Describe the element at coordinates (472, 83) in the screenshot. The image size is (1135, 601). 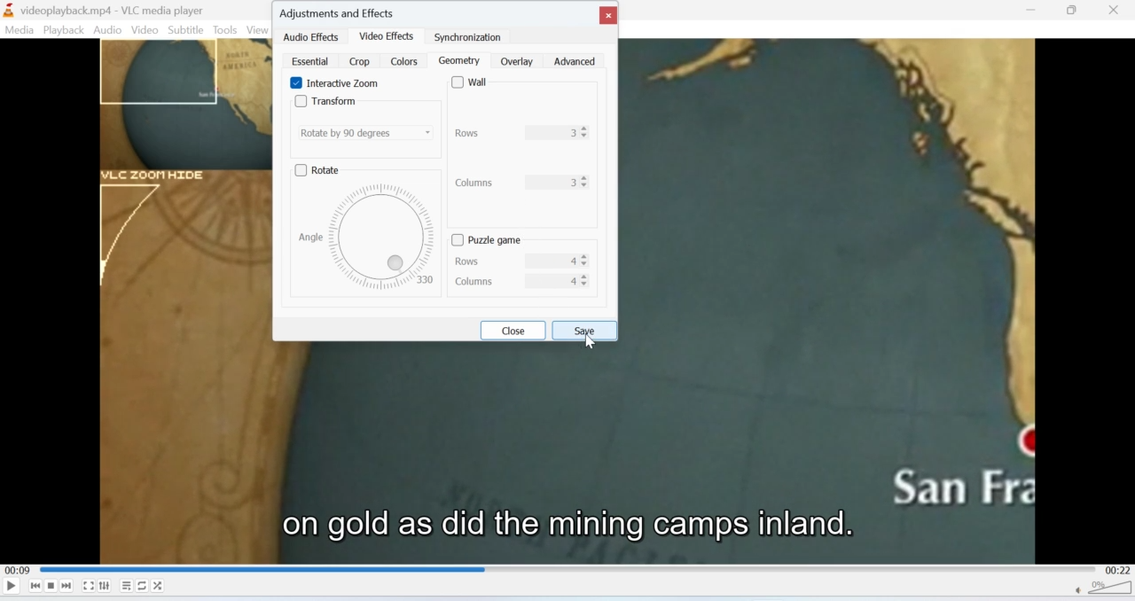
I see `wall` at that location.